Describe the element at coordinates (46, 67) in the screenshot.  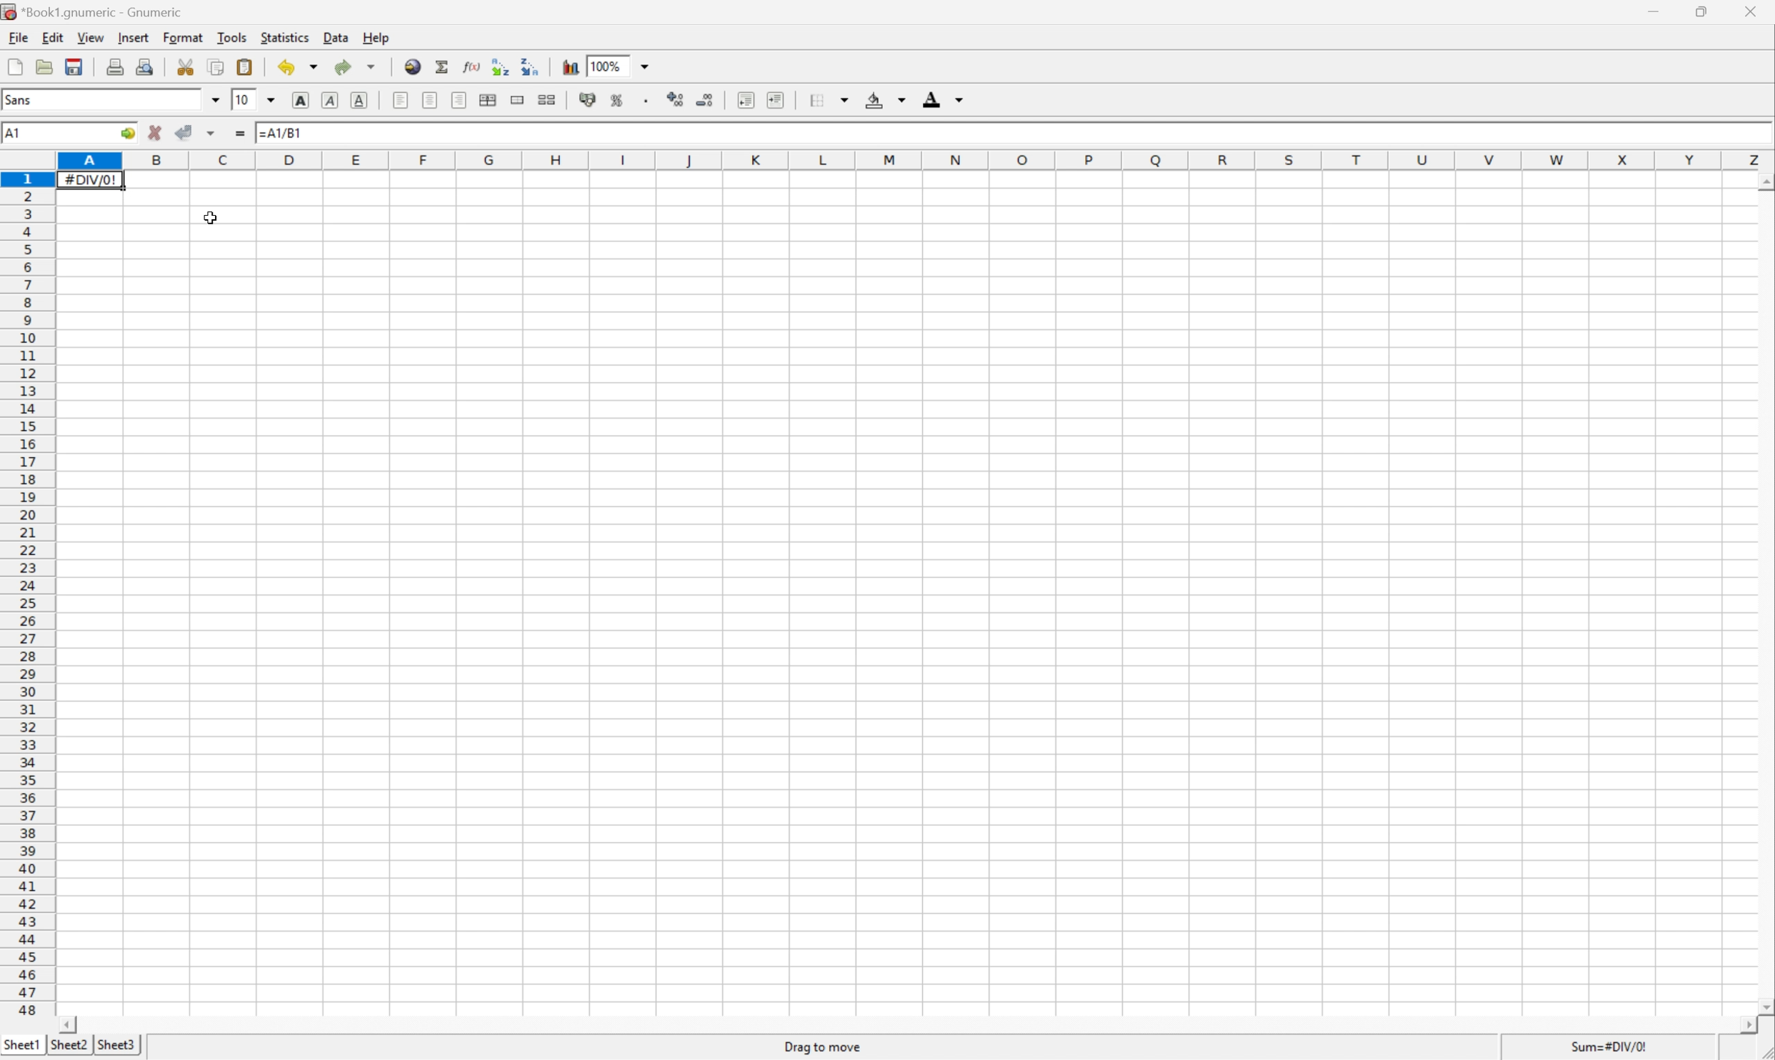
I see `open mobile file` at that location.